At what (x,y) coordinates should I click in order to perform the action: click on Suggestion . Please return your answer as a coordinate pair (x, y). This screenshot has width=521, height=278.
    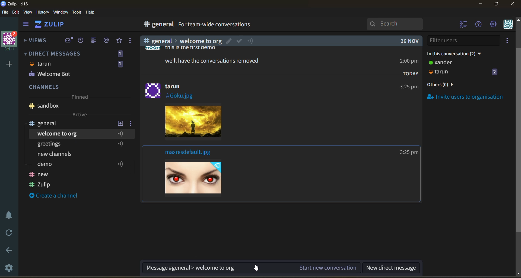
    Looking at the image, I should click on (192, 268).